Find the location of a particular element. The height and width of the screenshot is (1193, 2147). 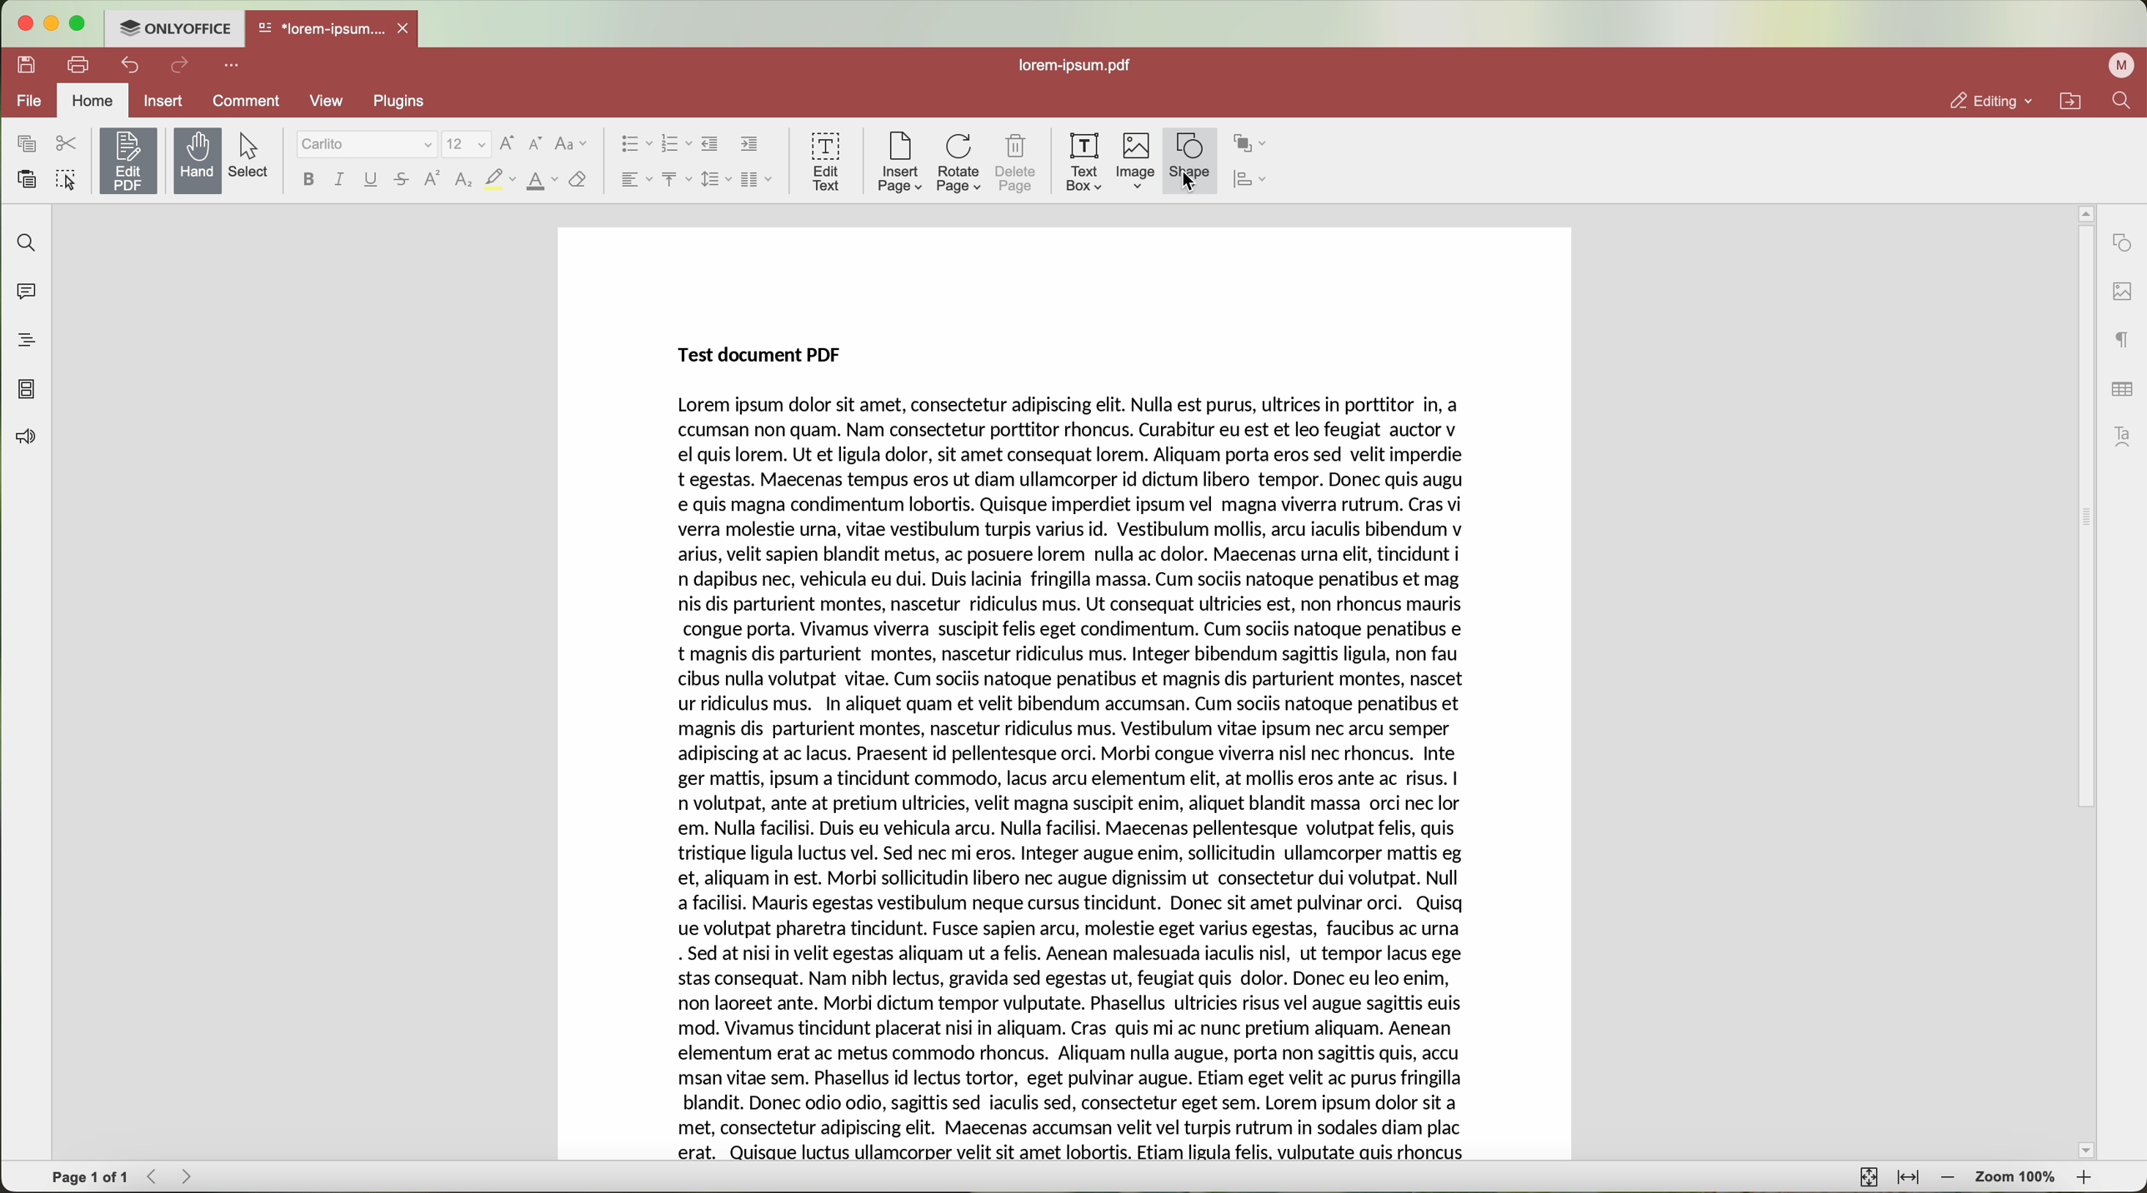

view is located at coordinates (327, 99).